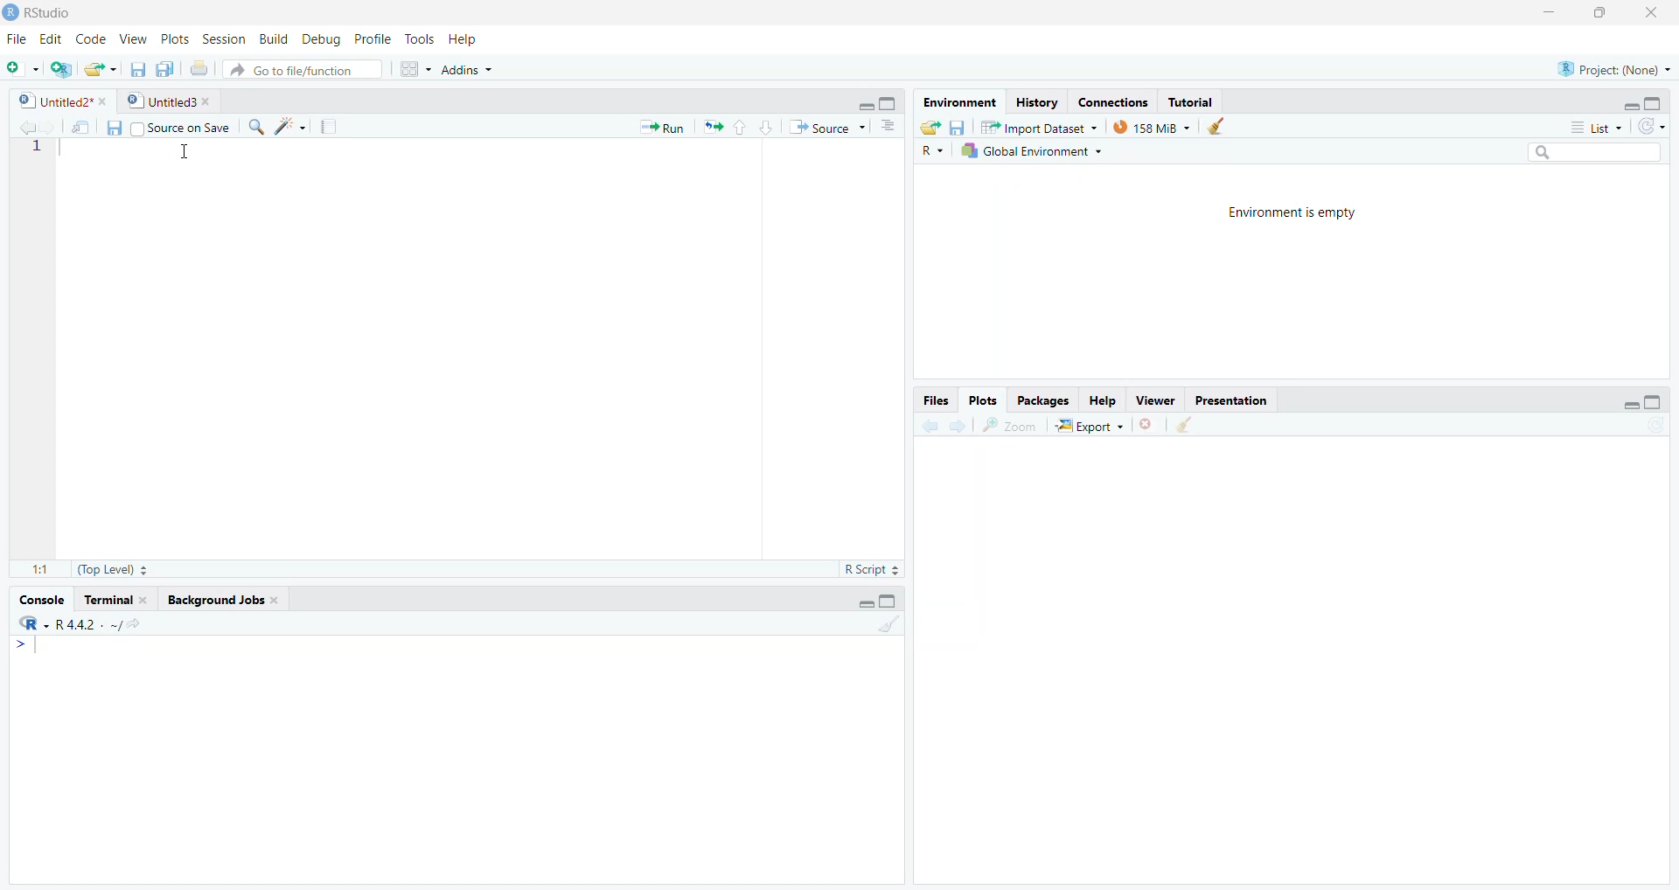  Describe the element at coordinates (881, 101) in the screenshot. I see `Minimize/Maximize` at that location.